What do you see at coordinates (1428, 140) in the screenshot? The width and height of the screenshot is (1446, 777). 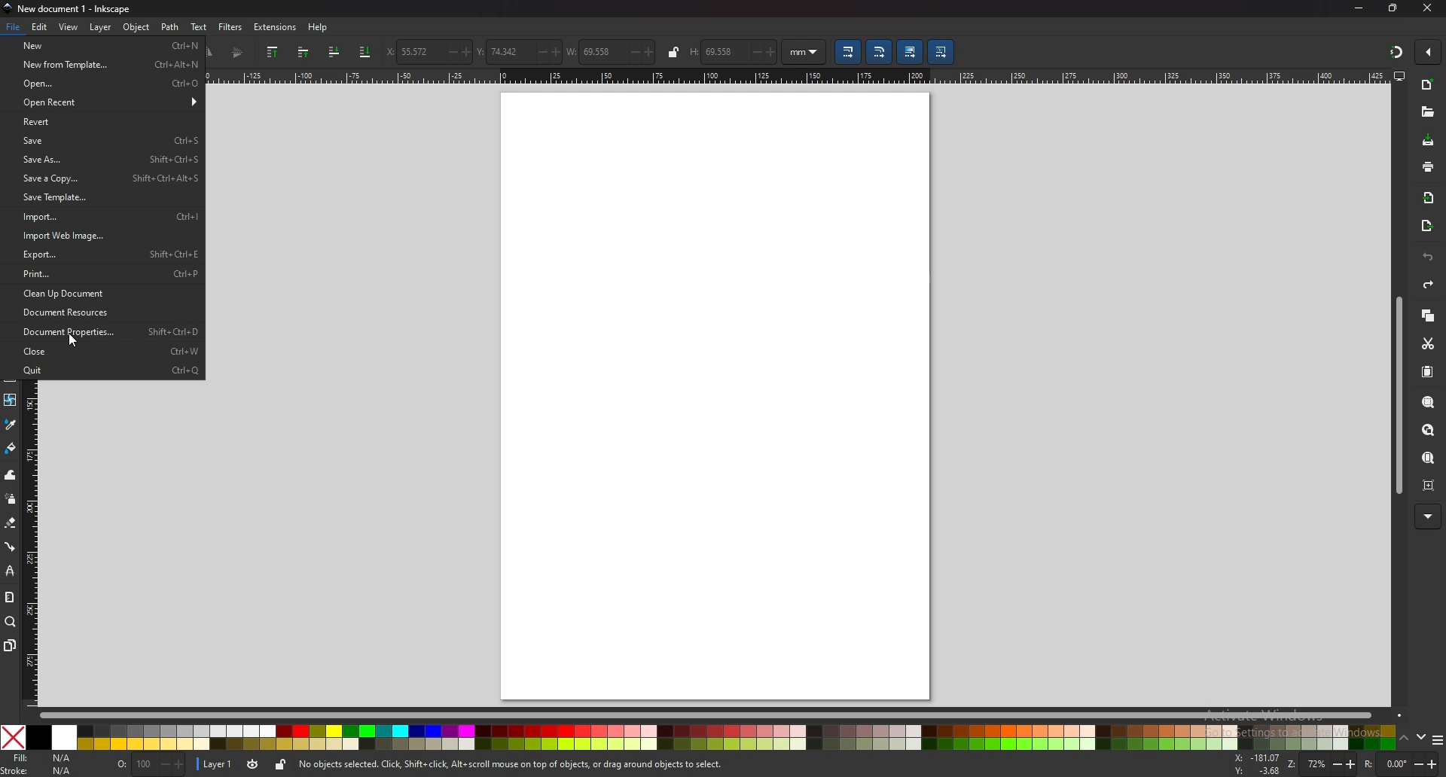 I see `save` at bounding box center [1428, 140].